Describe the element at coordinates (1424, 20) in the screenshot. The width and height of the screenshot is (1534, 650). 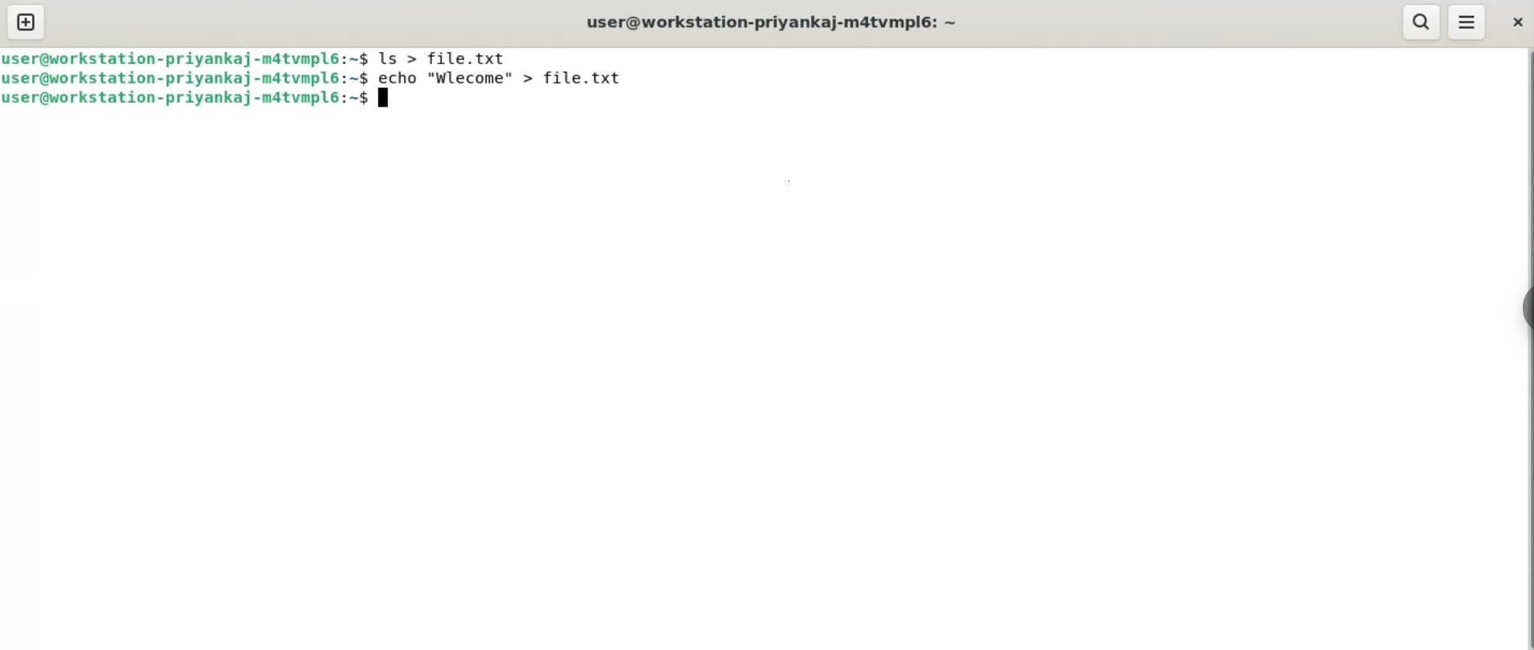
I see `search` at that location.